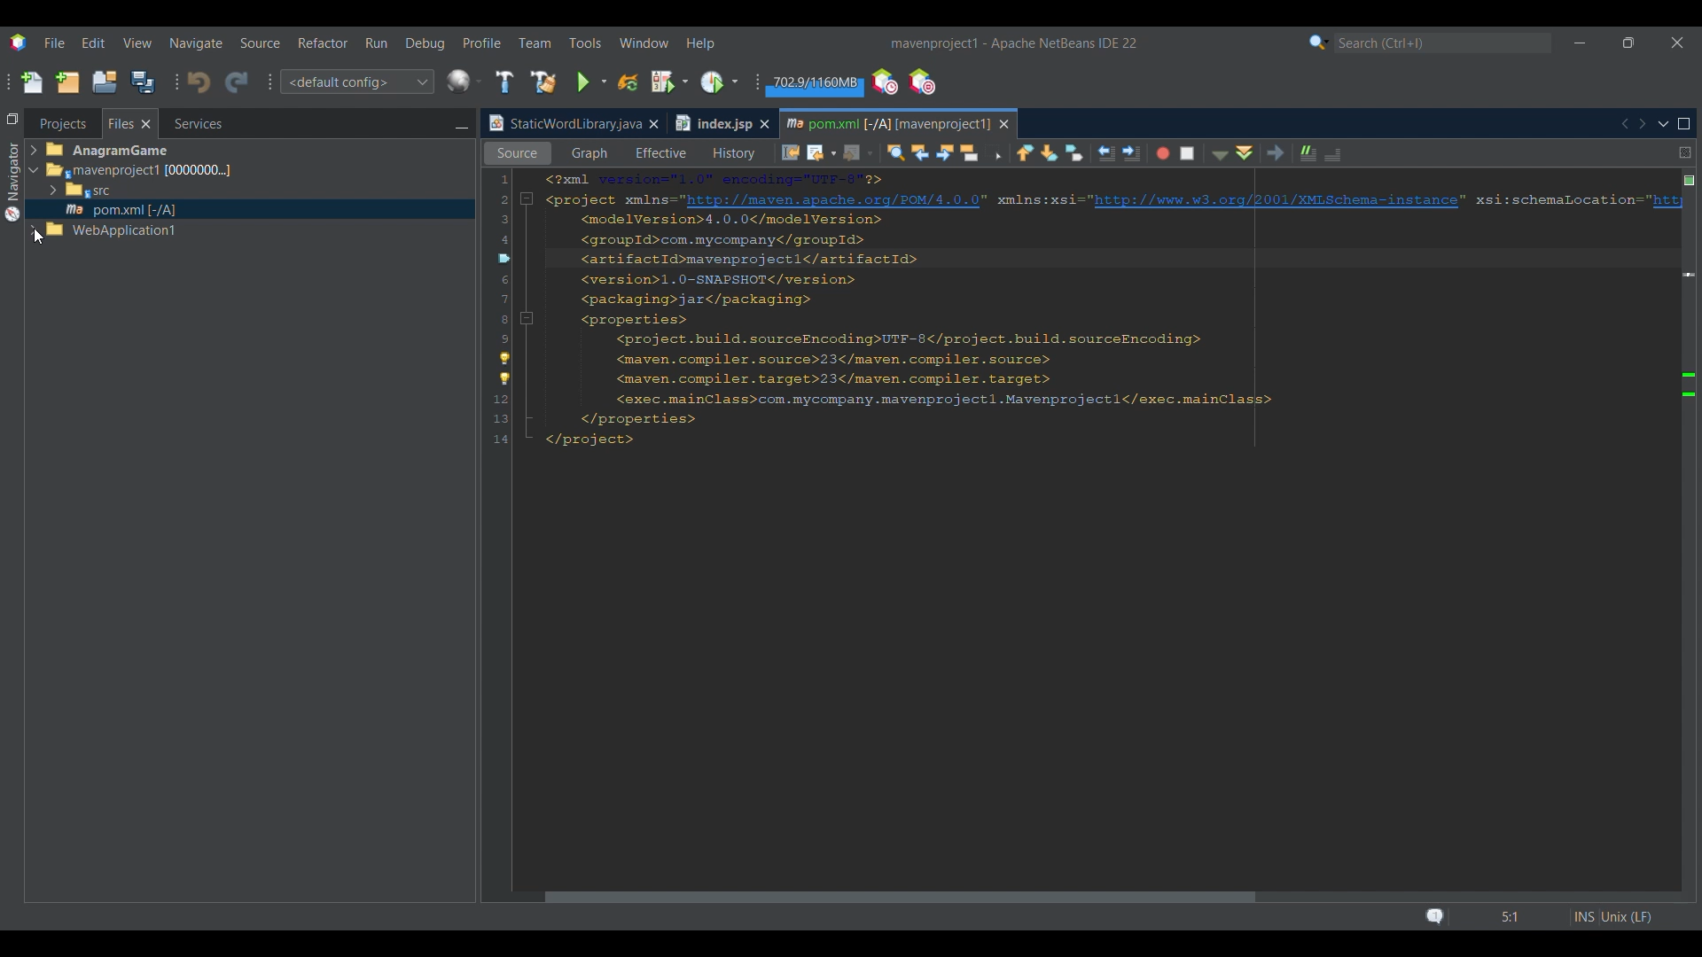  Describe the element at coordinates (504, 259) in the screenshot. I see `Indicates bookmarked` at that location.